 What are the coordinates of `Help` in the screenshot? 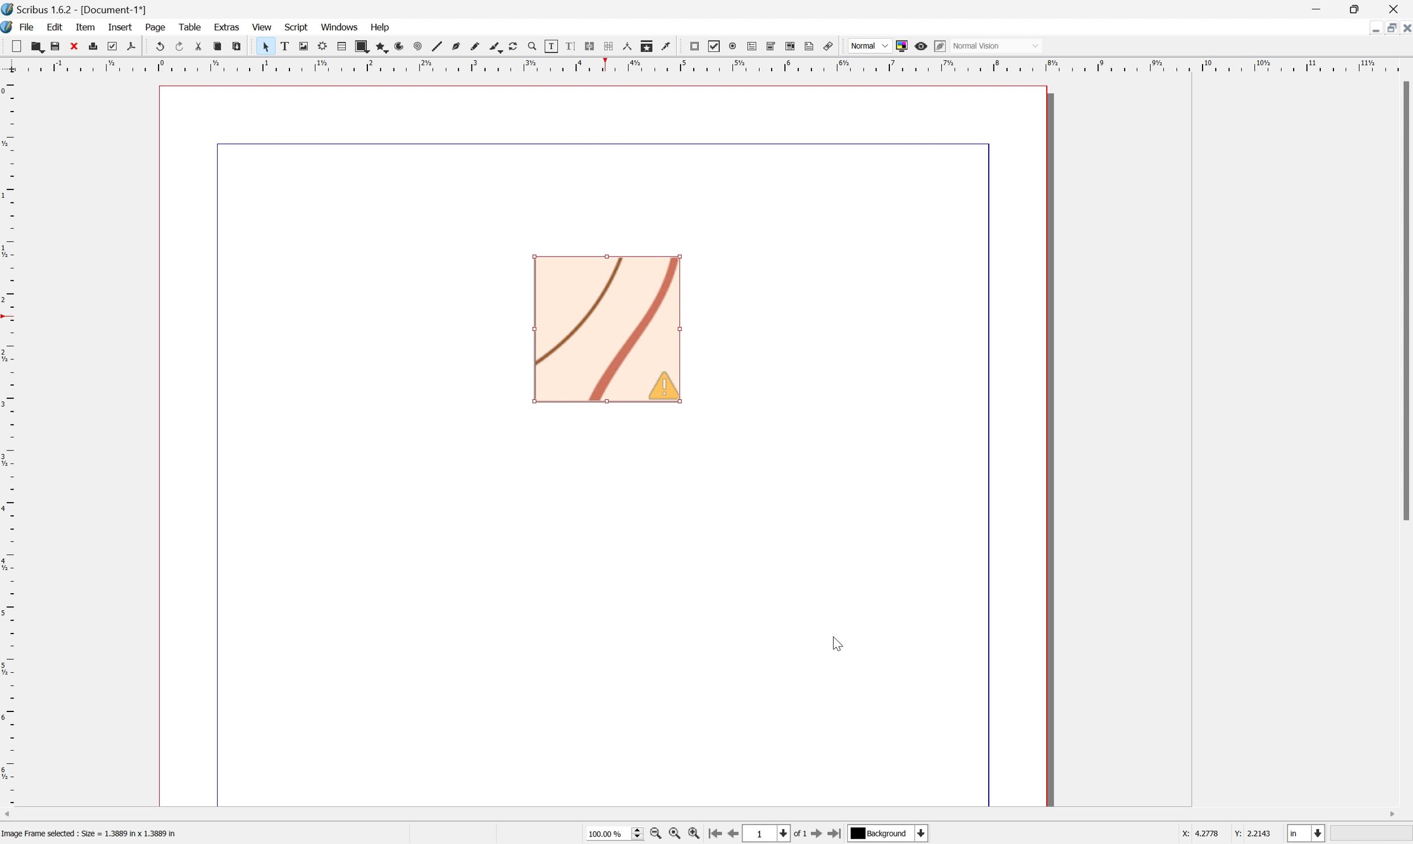 It's located at (380, 27).